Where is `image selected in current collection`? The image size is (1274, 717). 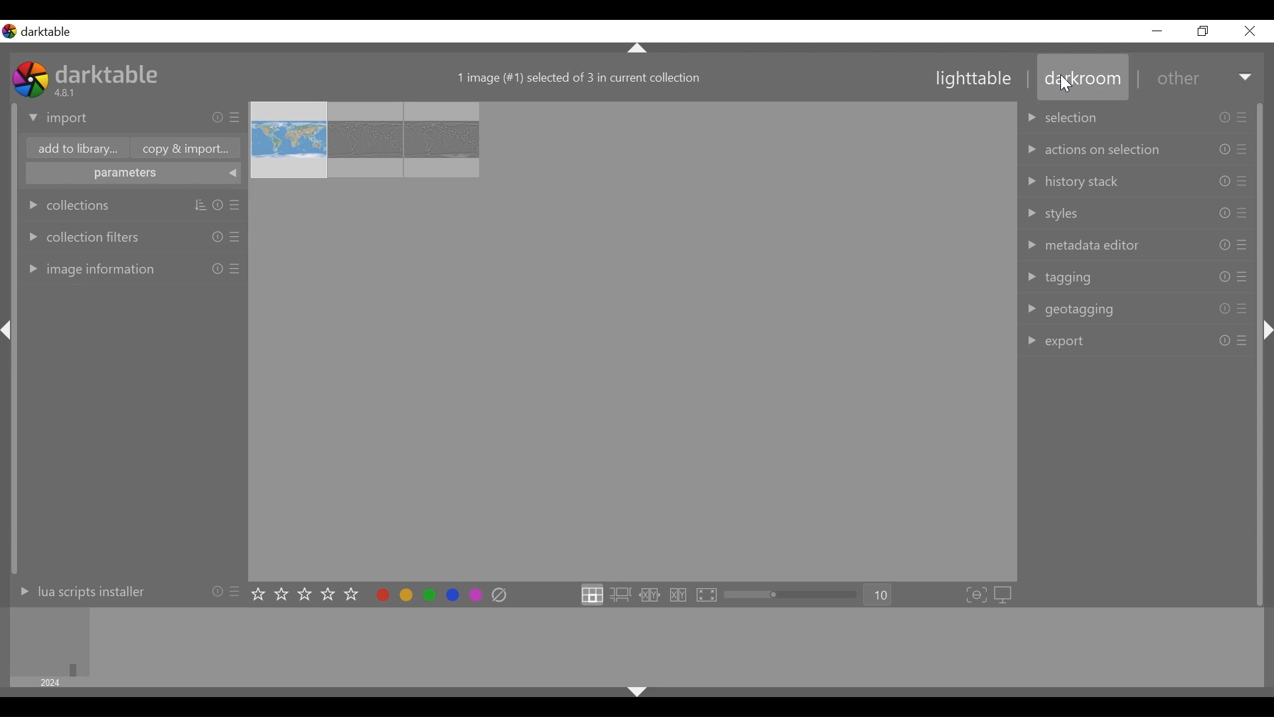 image selected in current collection is located at coordinates (579, 76).